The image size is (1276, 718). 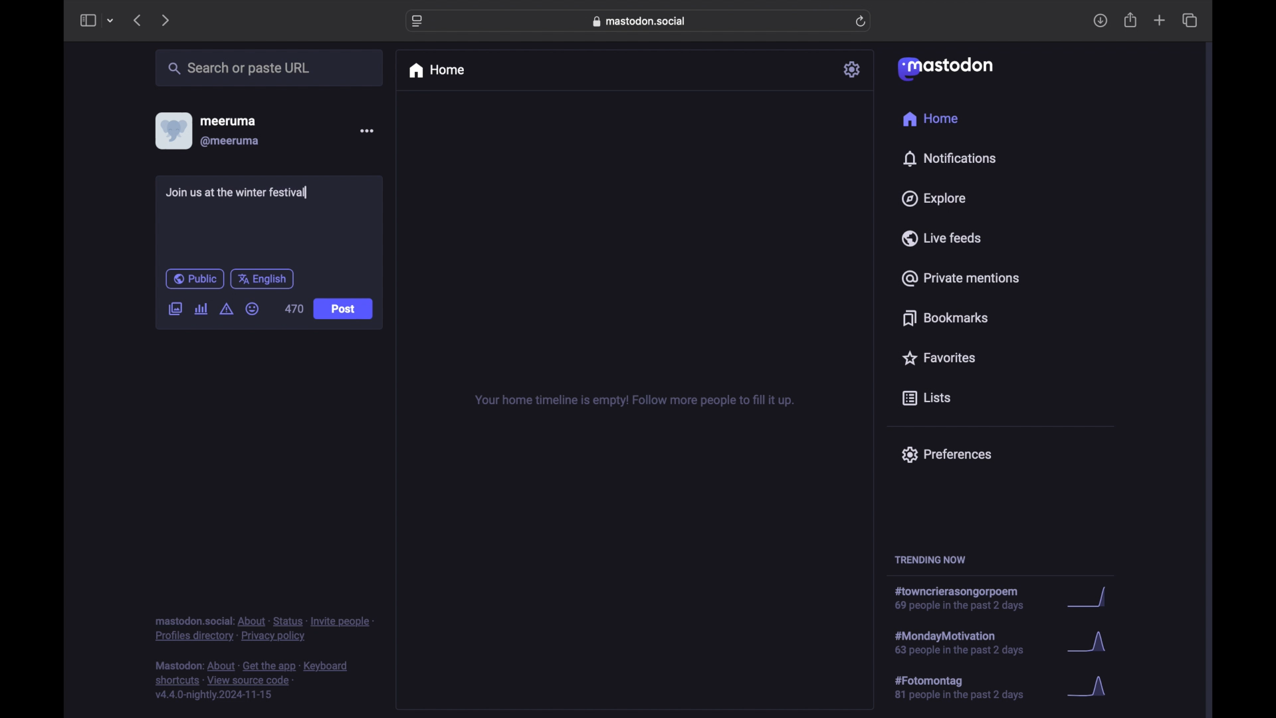 What do you see at coordinates (1091, 687) in the screenshot?
I see `graph` at bounding box center [1091, 687].